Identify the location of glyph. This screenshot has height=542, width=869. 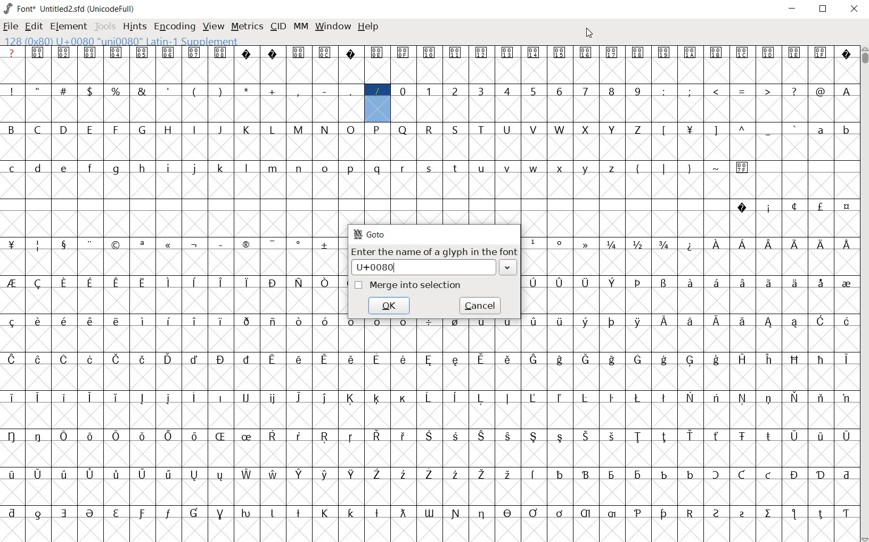
(351, 513).